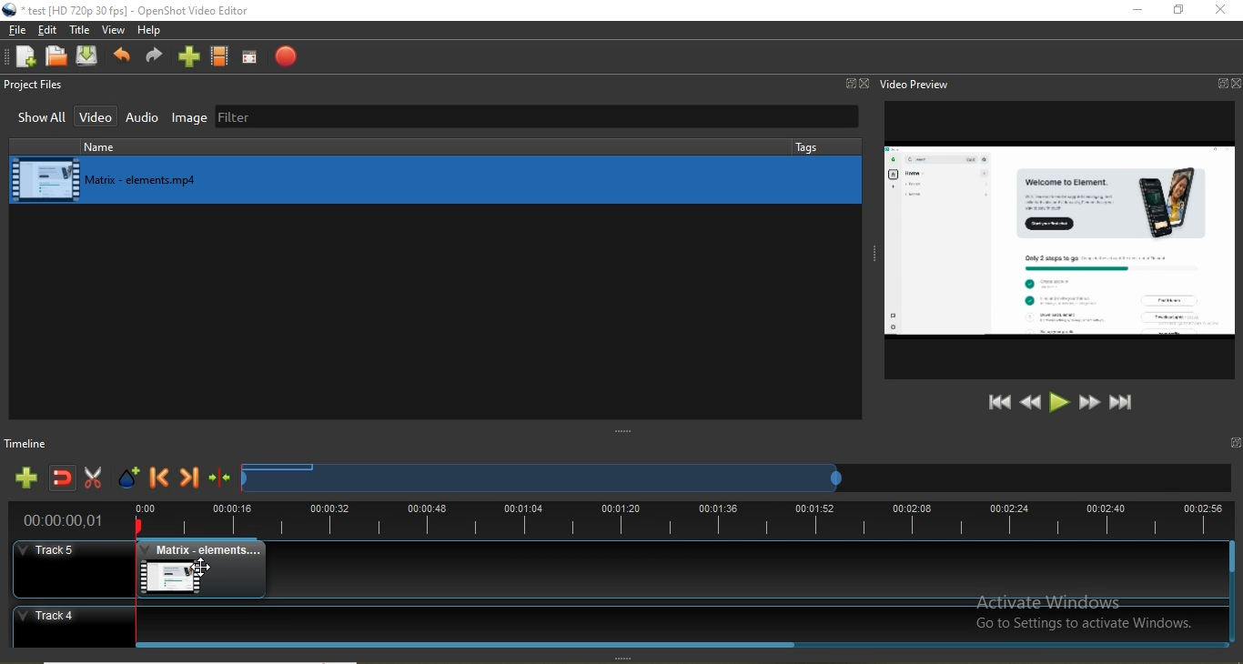 The image size is (1243, 664). I want to click on Open project, so click(57, 55).